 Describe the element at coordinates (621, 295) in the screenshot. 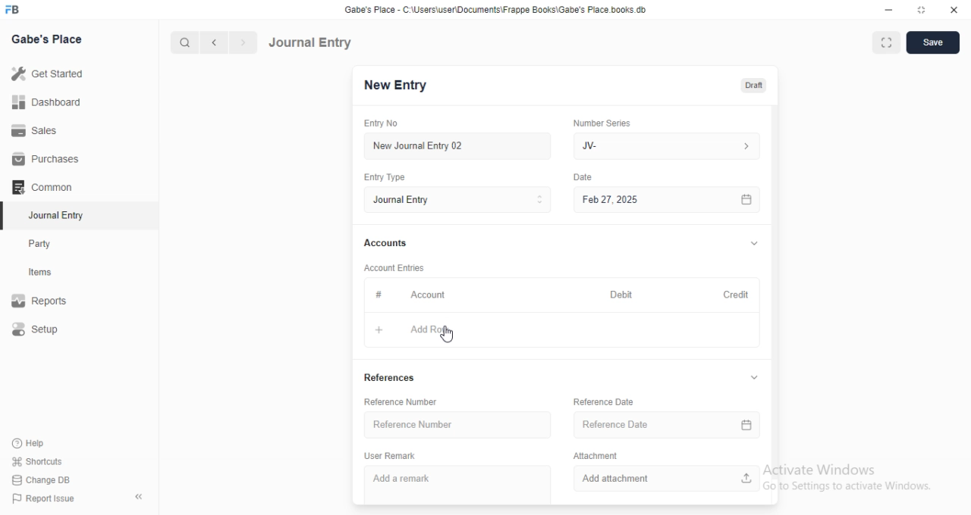

I see `Debit` at that location.